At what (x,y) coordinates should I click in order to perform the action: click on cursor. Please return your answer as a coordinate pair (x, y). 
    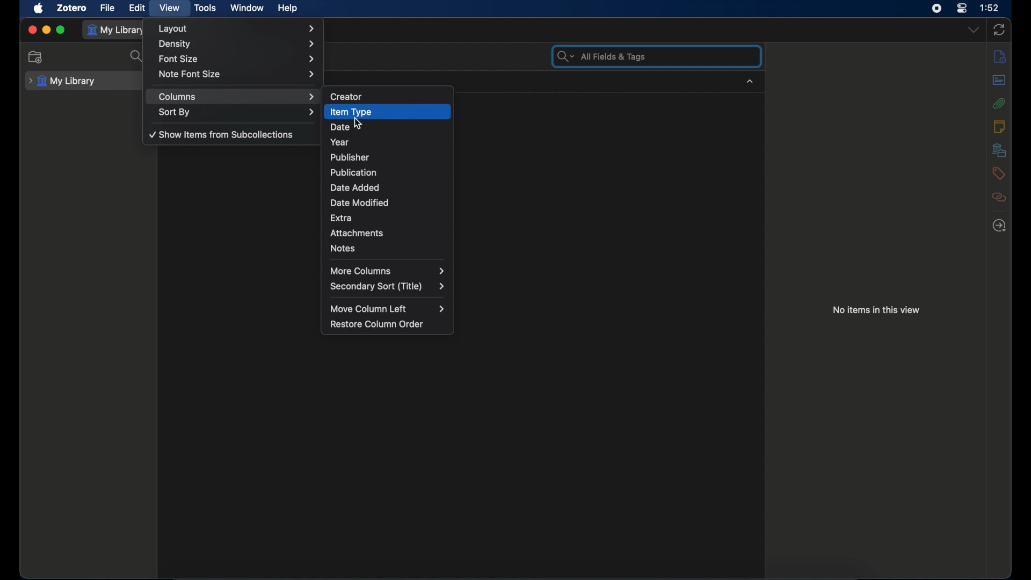
    Looking at the image, I should click on (359, 124).